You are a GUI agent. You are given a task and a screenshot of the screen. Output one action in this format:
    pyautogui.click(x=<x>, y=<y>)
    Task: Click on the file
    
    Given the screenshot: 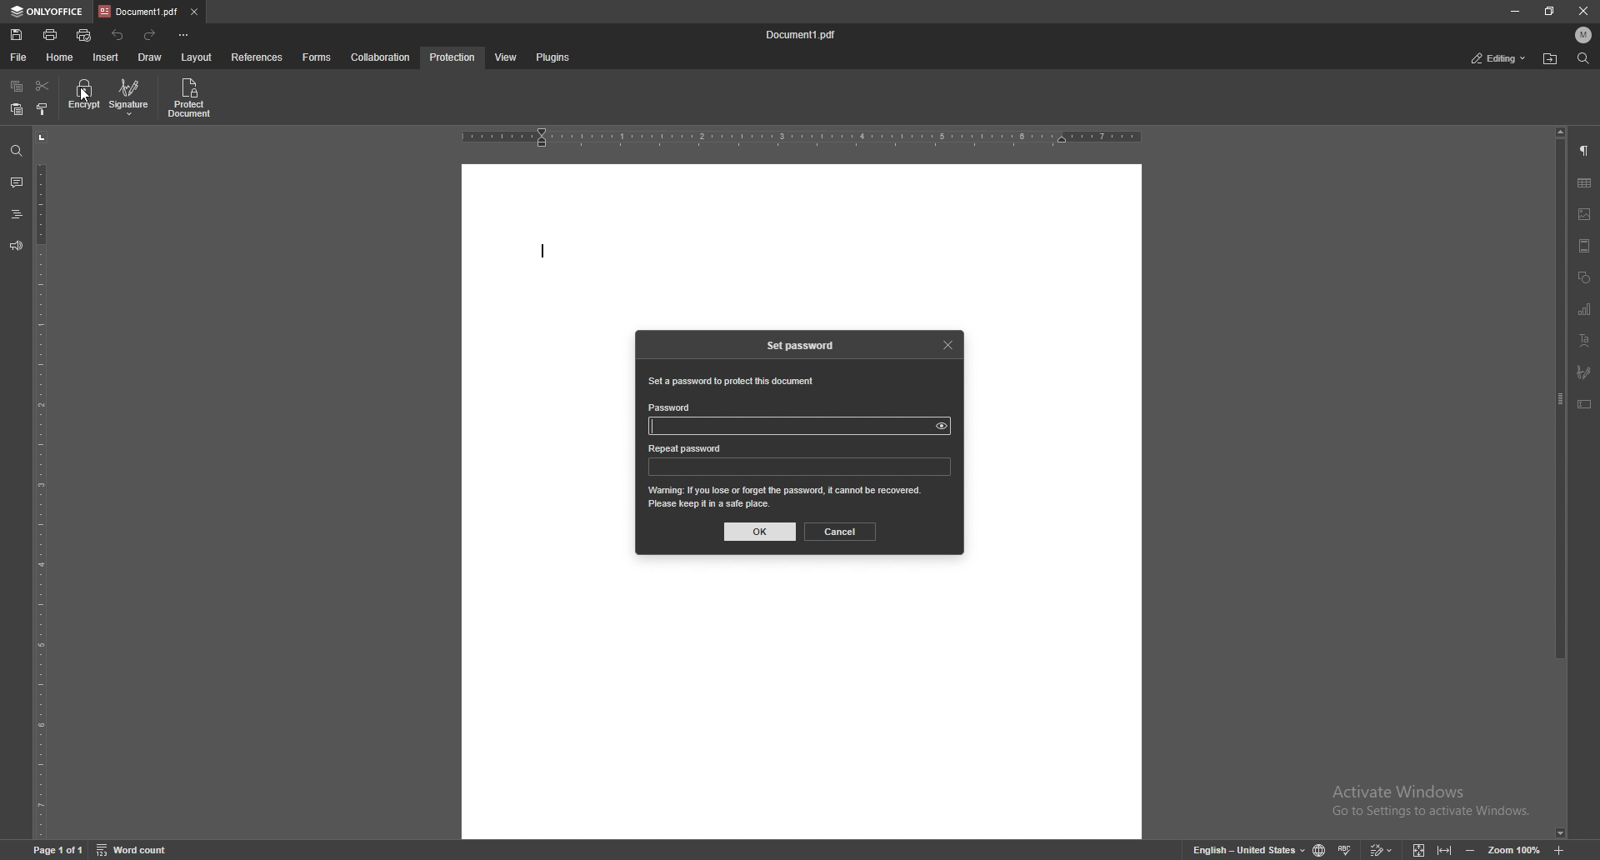 What is the action you would take?
    pyautogui.click(x=17, y=58)
    